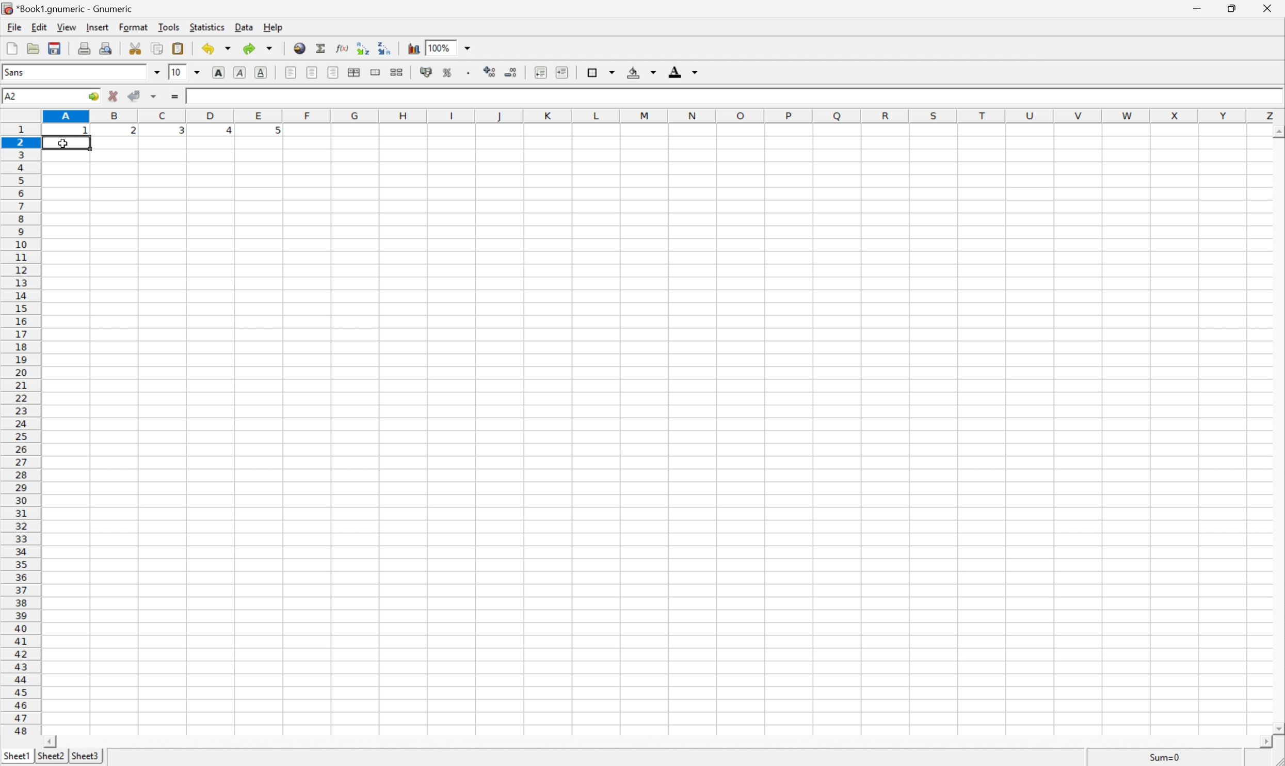 This screenshot has width=1285, height=766. What do you see at coordinates (1156, 757) in the screenshot?
I see `sum=0` at bounding box center [1156, 757].